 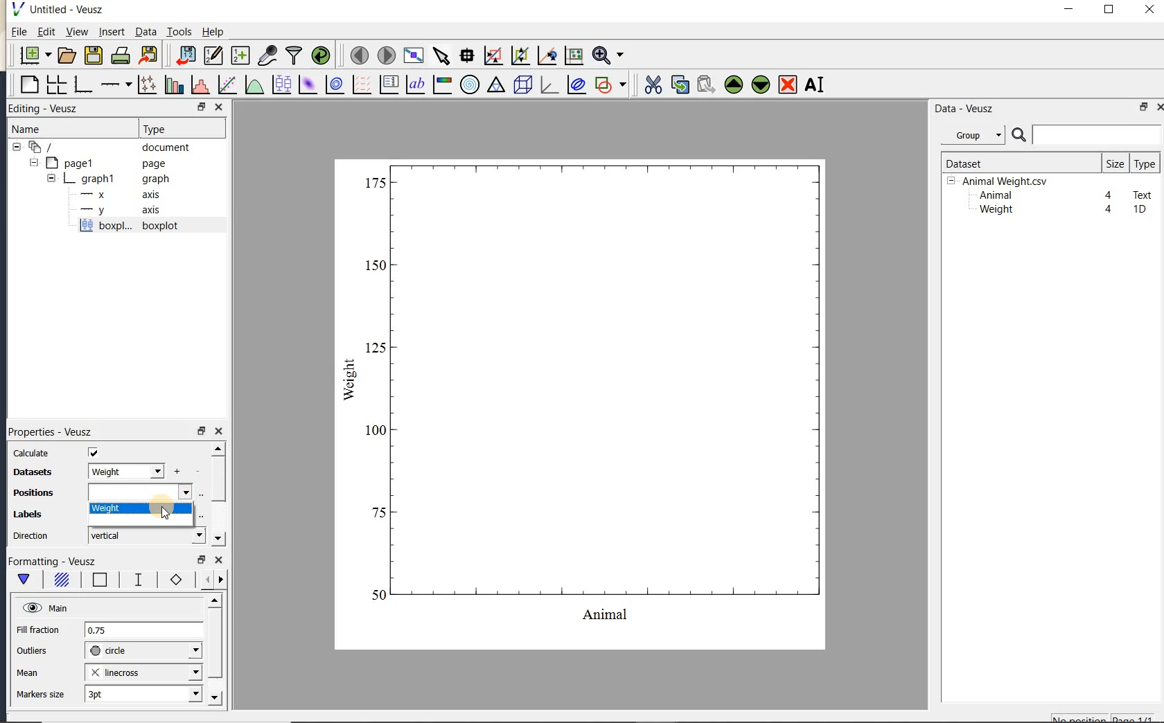 What do you see at coordinates (99, 164) in the screenshot?
I see `page1` at bounding box center [99, 164].